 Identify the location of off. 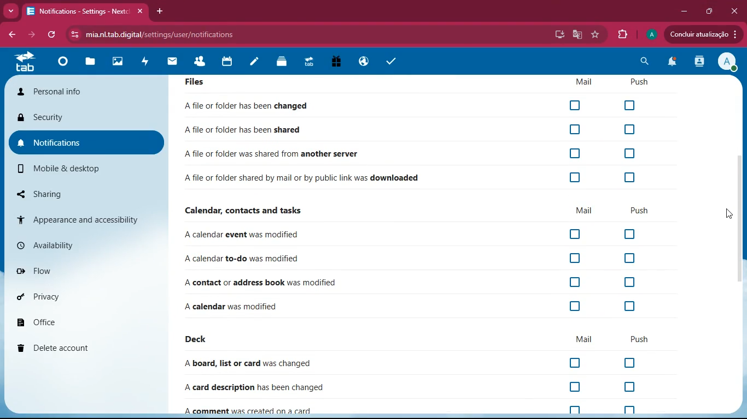
(630, 258).